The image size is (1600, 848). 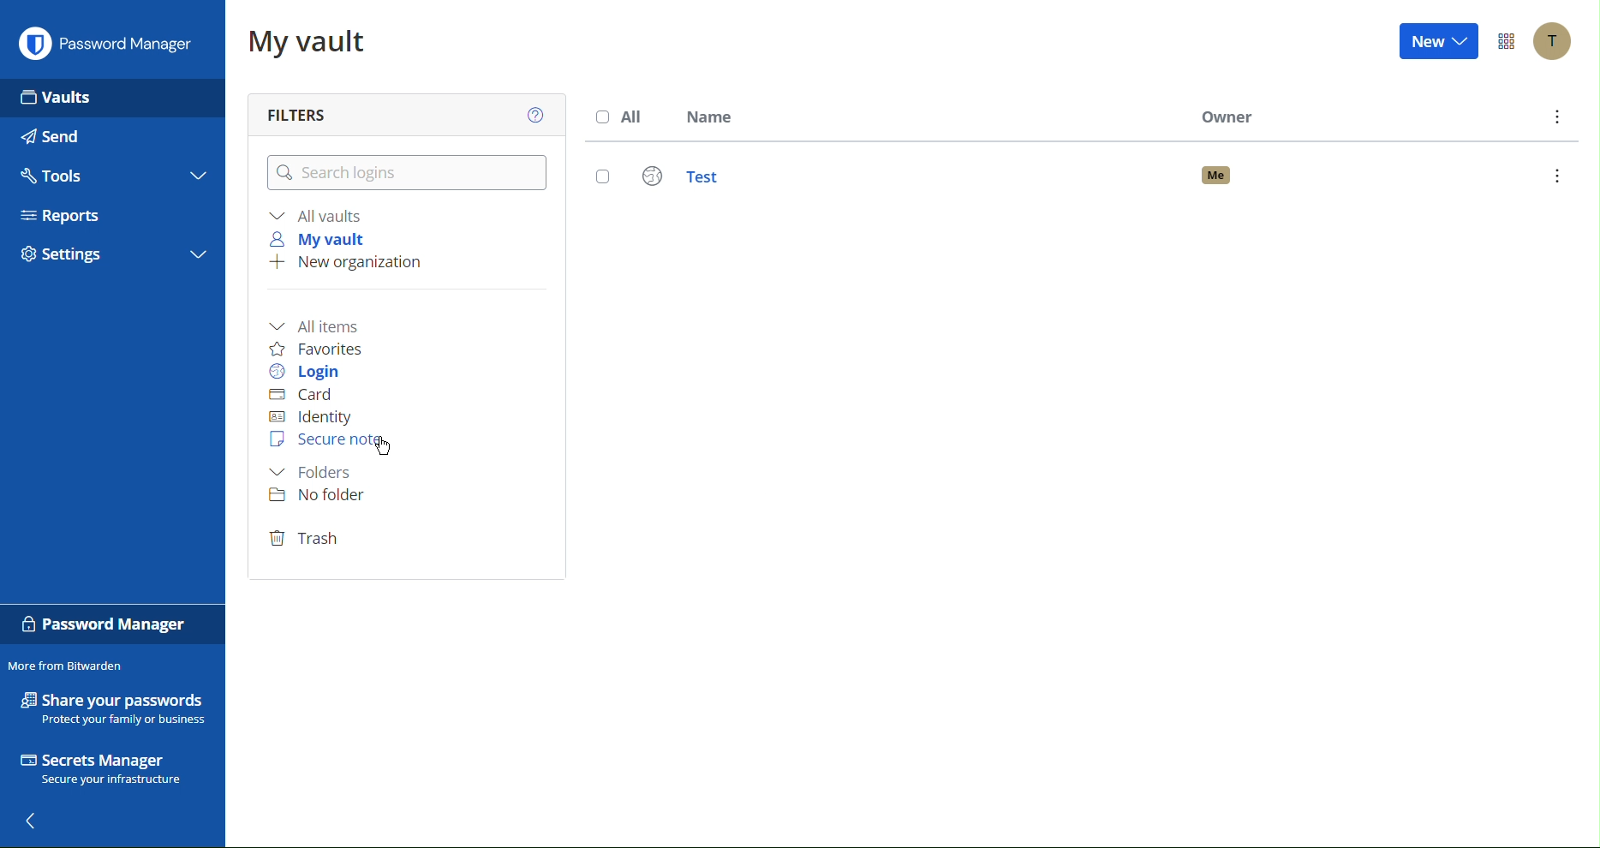 I want to click on Folder, so click(x=318, y=473).